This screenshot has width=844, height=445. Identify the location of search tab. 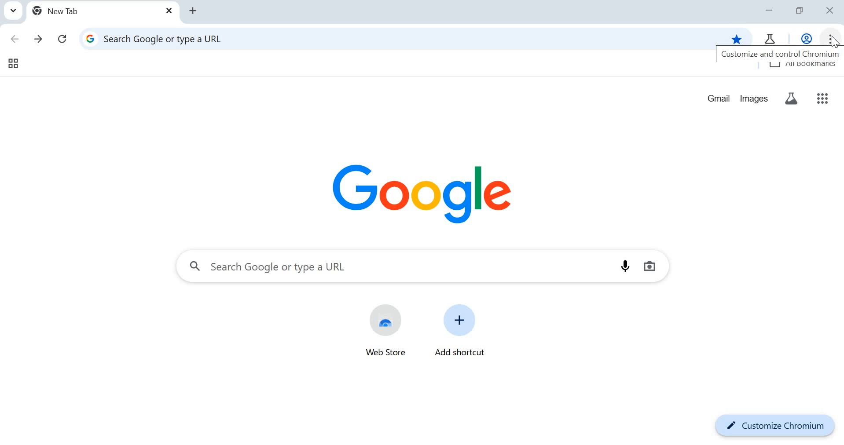
(393, 268).